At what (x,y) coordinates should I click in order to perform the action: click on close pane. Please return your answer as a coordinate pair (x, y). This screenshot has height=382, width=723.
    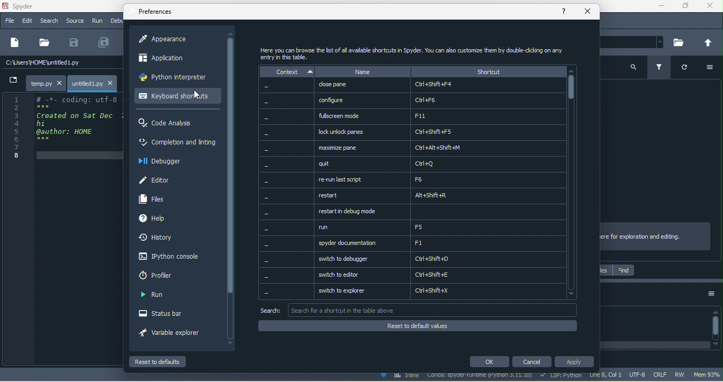
    Looking at the image, I should click on (437, 85).